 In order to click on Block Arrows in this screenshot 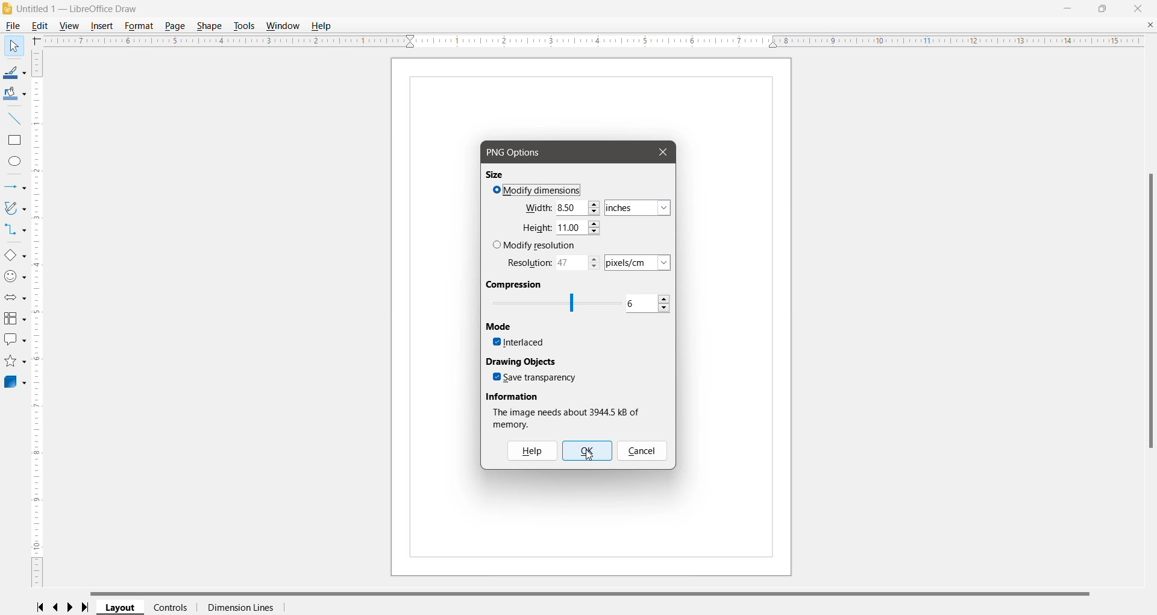, I will do `click(14, 298)`.